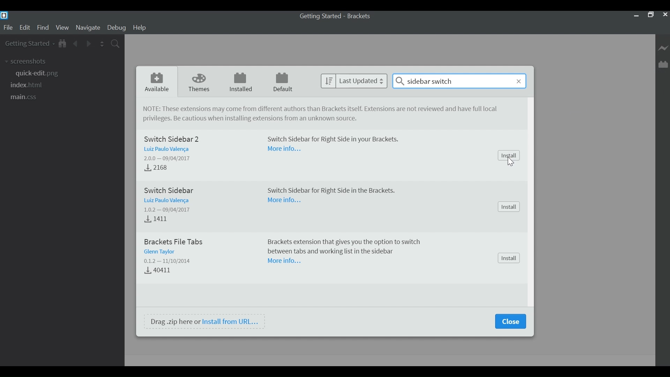 The height and width of the screenshot is (377, 670). What do you see at coordinates (171, 209) in the screenshot?
I see `Version - Released Dtae` at bounding box center [171, 209].